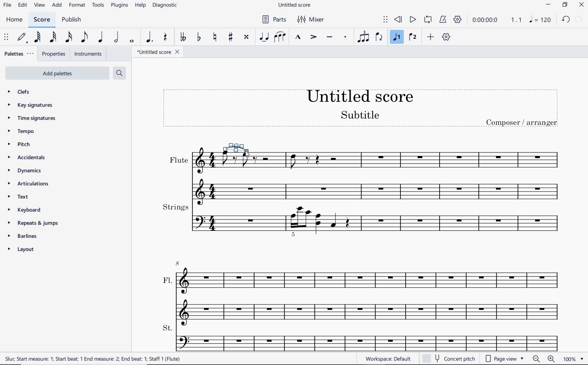 This screenshot has width=588, height=365. Describe the element at coordinates (363, 38) in the screenshot. I see `TUPLET` at that location.